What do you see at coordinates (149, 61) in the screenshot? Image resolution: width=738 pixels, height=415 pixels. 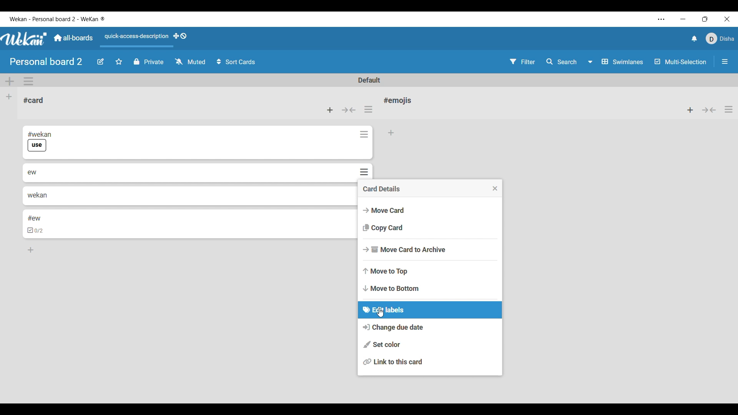 I see `Privacy status of current board` at bounding box center [149, 61].